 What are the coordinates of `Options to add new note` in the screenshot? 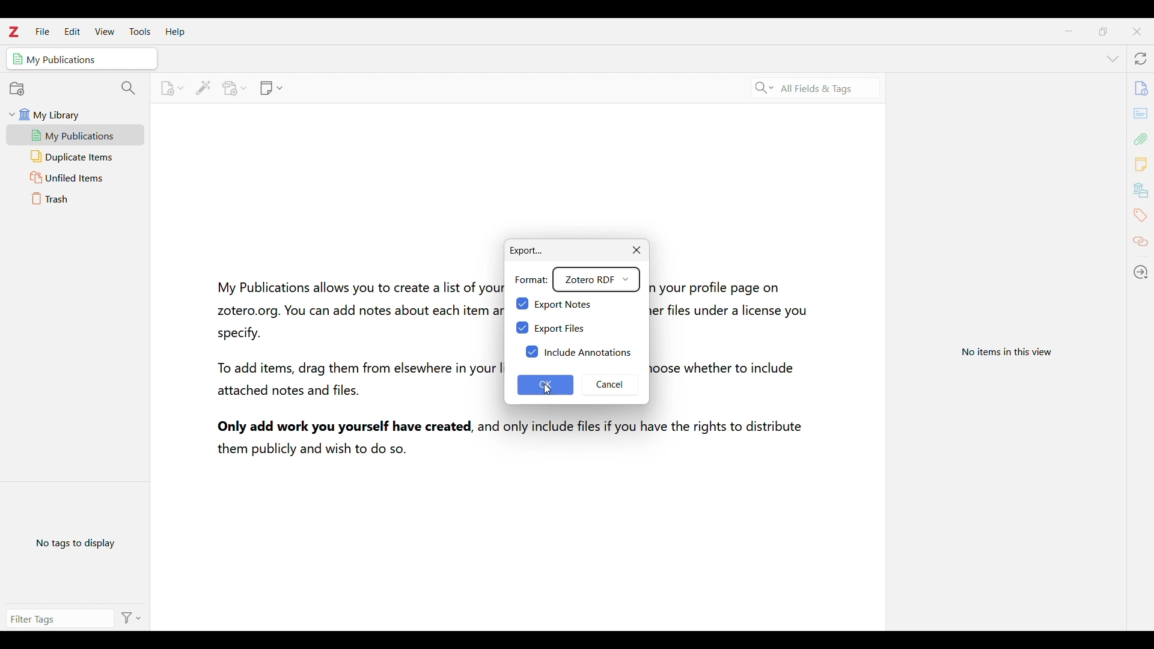 It's located at (272, 88).